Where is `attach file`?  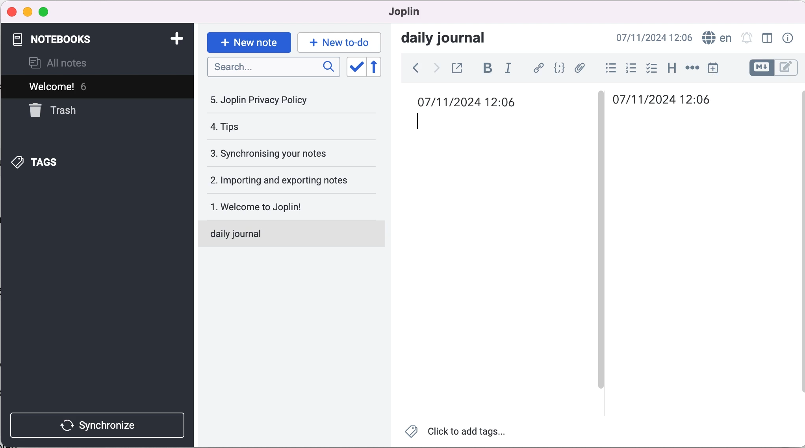 attach file is located at coordinates (580, 68).